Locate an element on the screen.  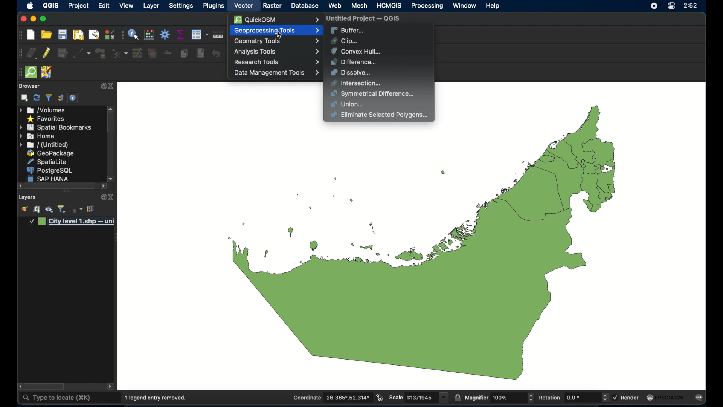
open layer styling panel is located at coordinates (24, 210).